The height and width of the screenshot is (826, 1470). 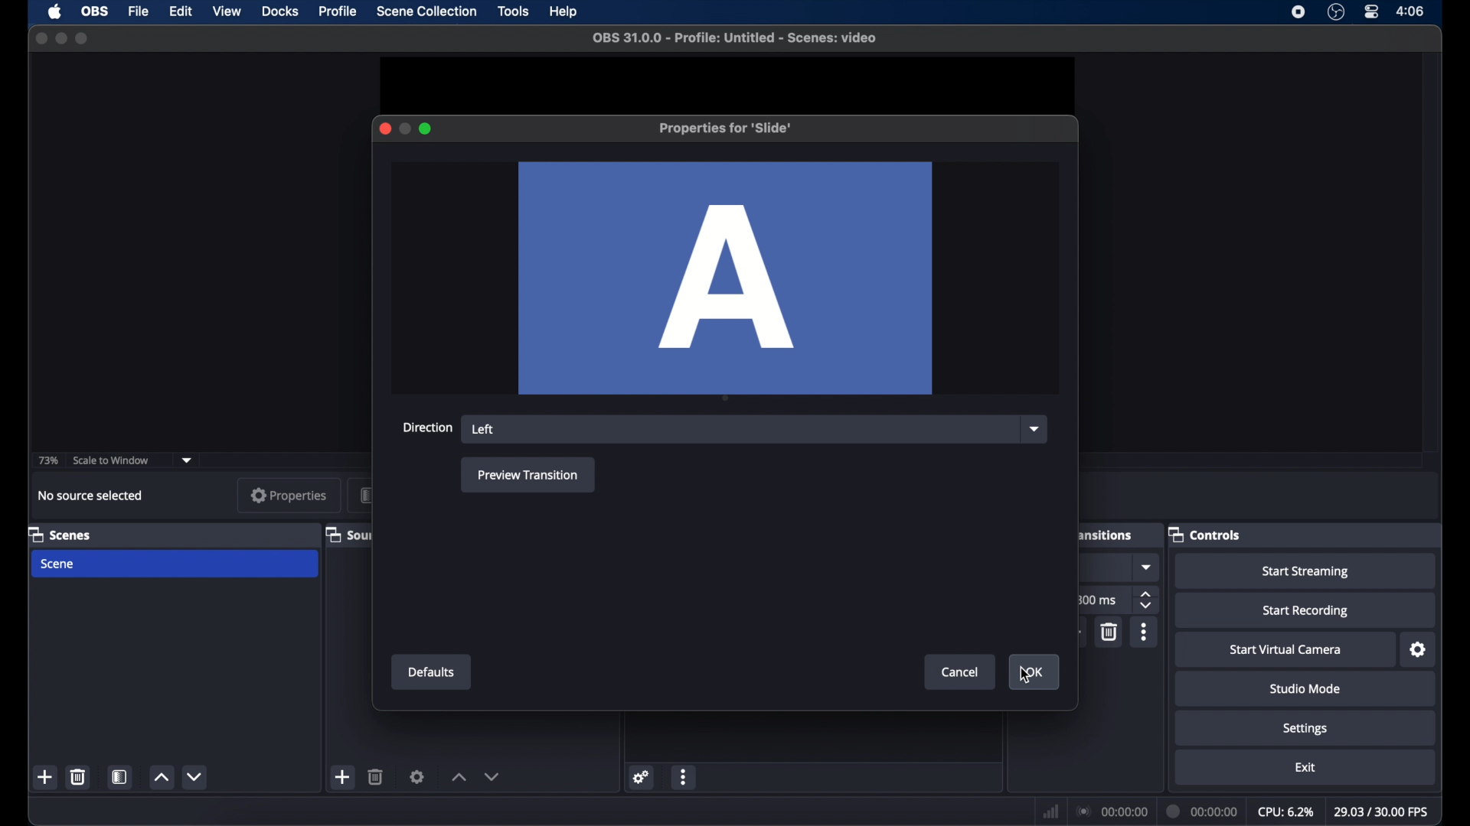 What do you see at coordinates (1110, 632) in the screenshot?
I see `delete` at bounding box center [1110, 632].